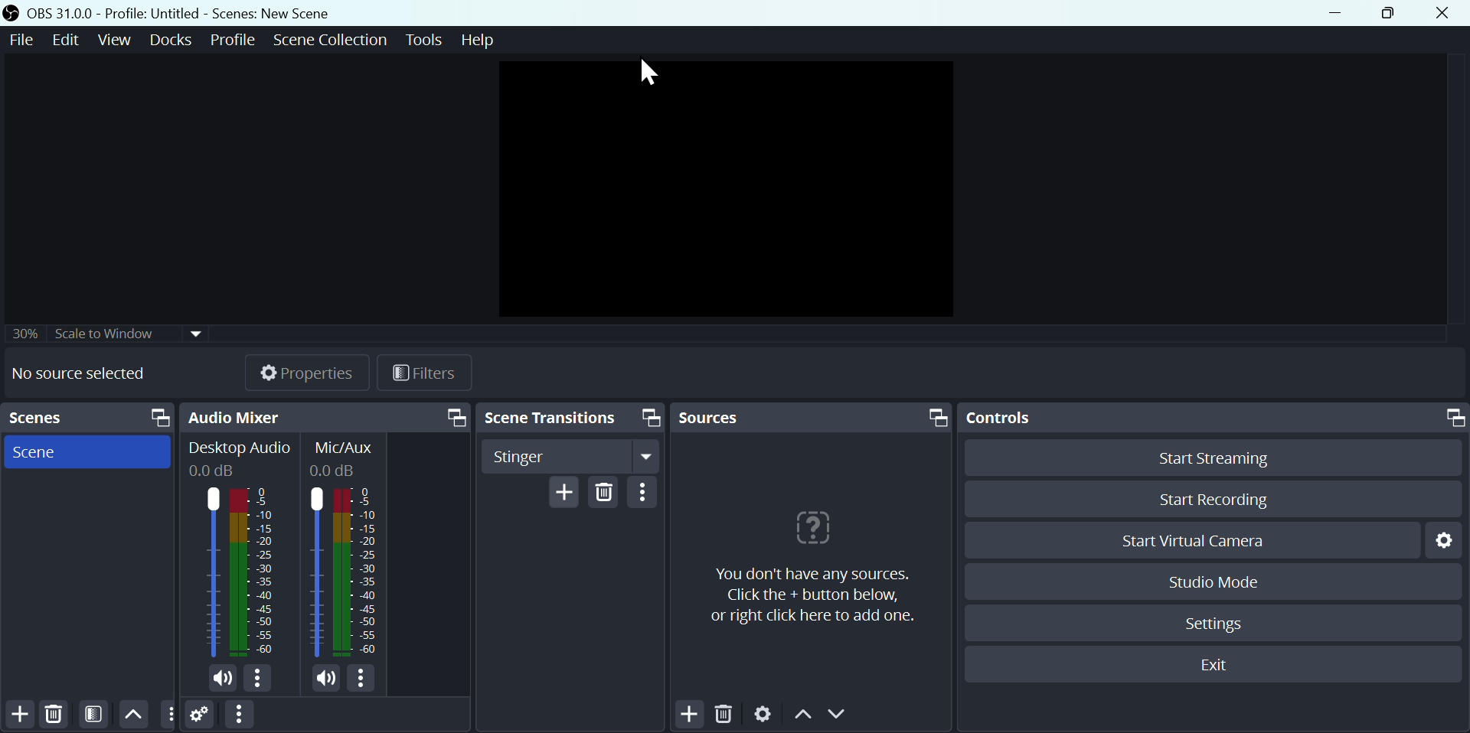 The height and width of the screenshot is (733, 1470). What do you see at coordinates (173, 39) in the screenshot?
I see `` at bounding box center [173, 39].